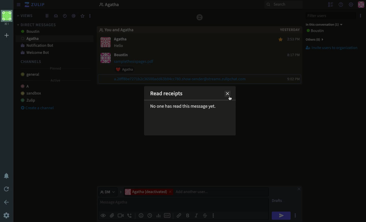 This screenshot has width=366, height=222. Describe the element at coordinates (167, 216) in the screenshot. I see `GIF` at that location.